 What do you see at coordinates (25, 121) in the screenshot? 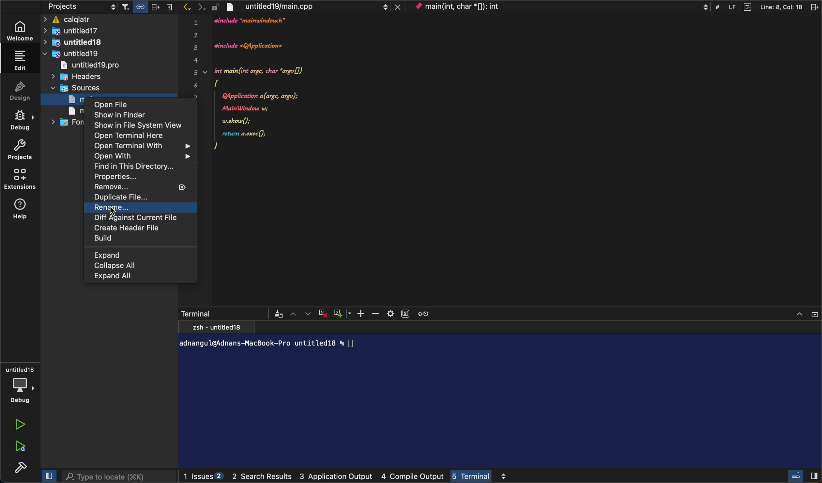
I see `debug` at bounding box center [25, 121].